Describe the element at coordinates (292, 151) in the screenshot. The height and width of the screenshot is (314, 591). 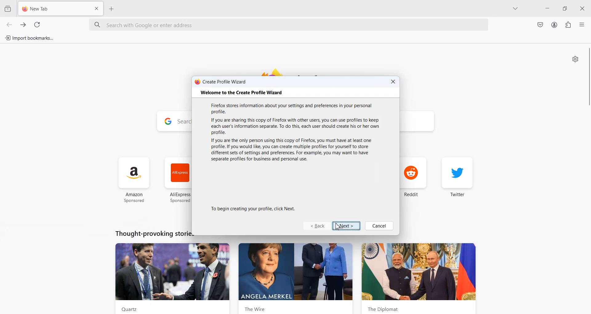
I see `If you are the only person using this copy of Firefox, you must have at least one
profile. If you would like, you can create multiple profiles for yourself to store
different sets of settings and preferences. For example, you may want to have
separate profiles for business and personal use.` at that location.